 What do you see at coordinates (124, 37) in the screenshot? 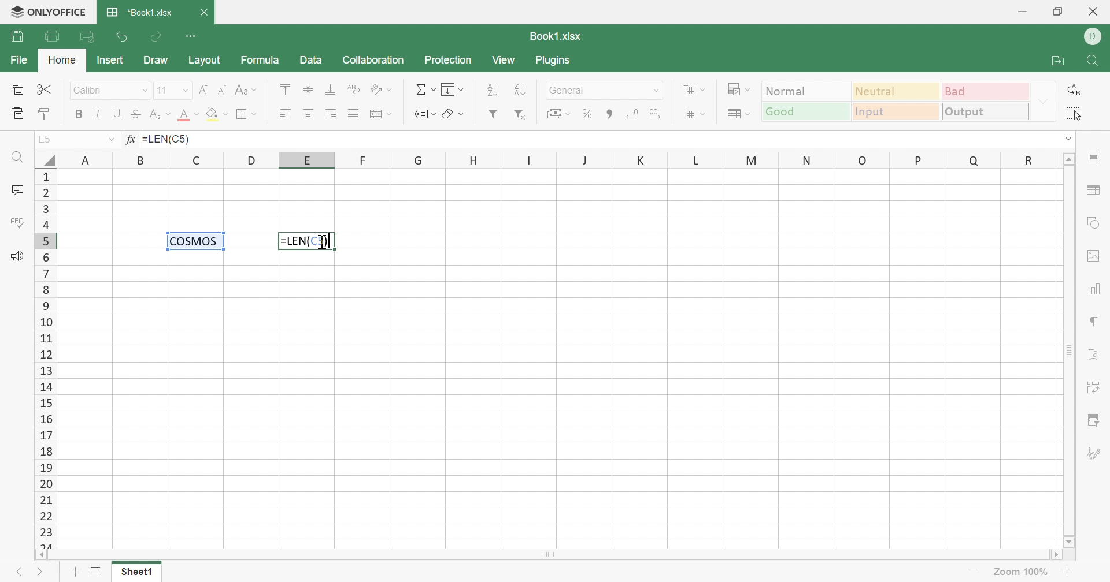
I see `Undo` at bounding box center [124, 37].